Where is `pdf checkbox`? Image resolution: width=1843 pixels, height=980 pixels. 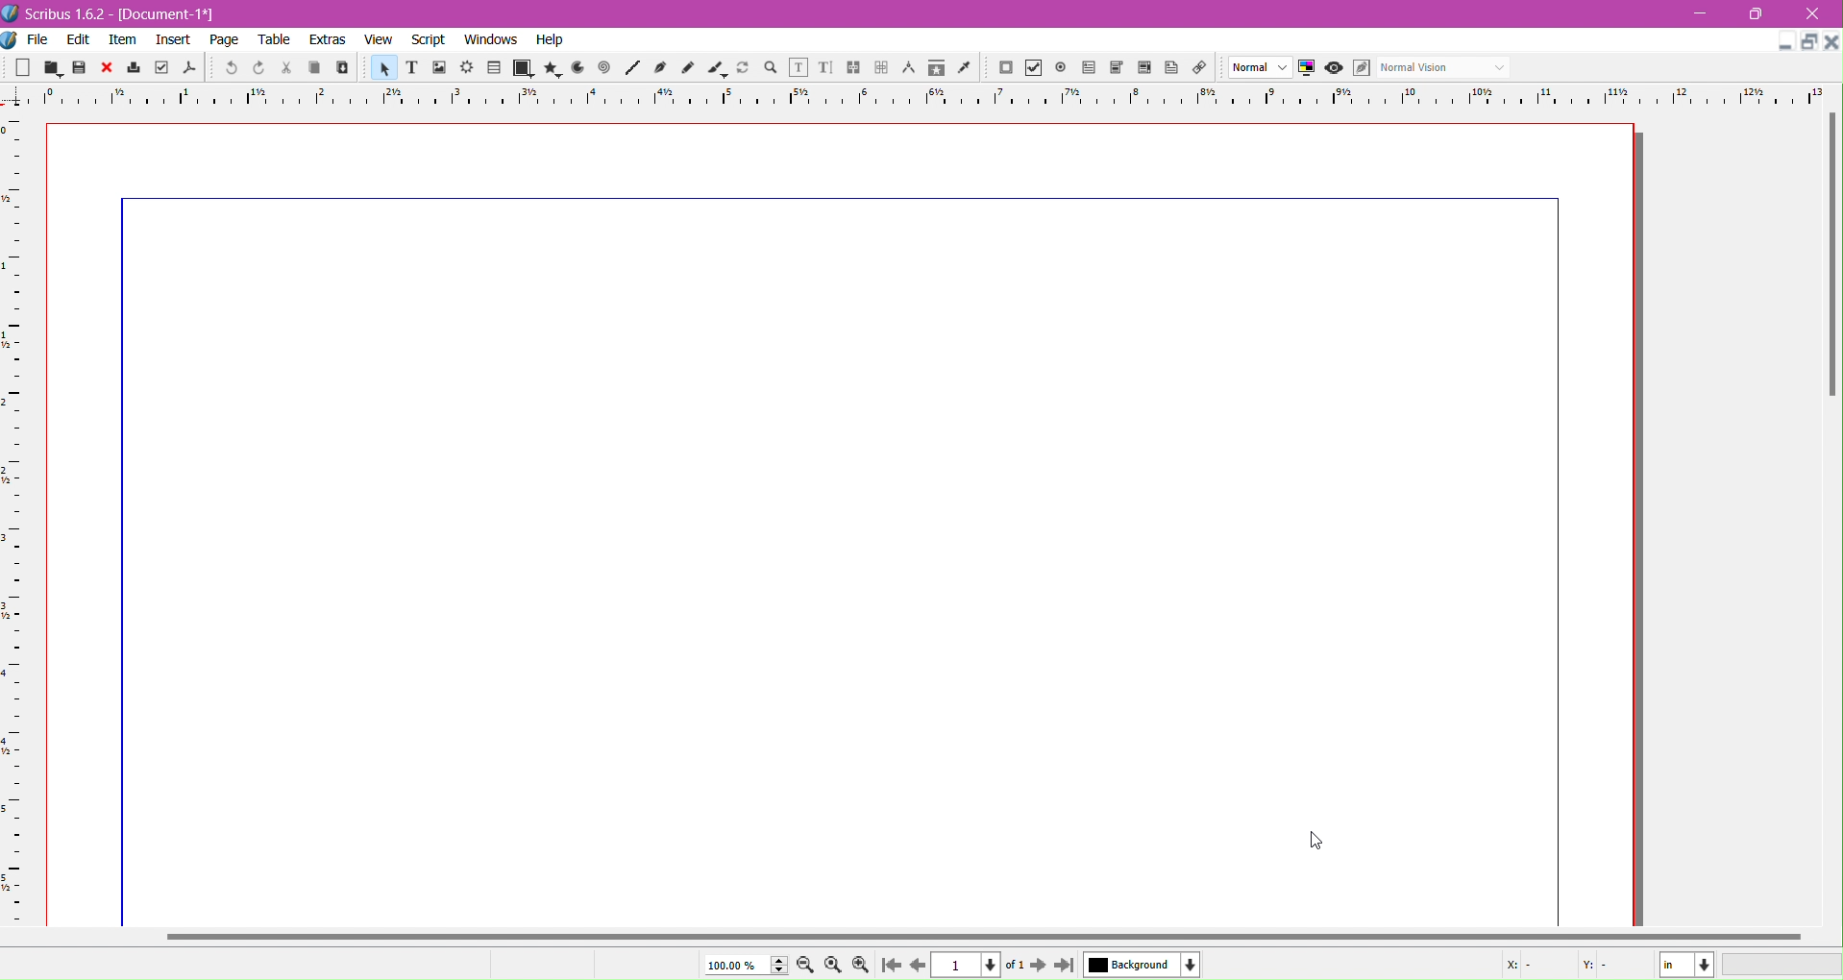 pdf checkbox is located at coordinates (1088, 68).